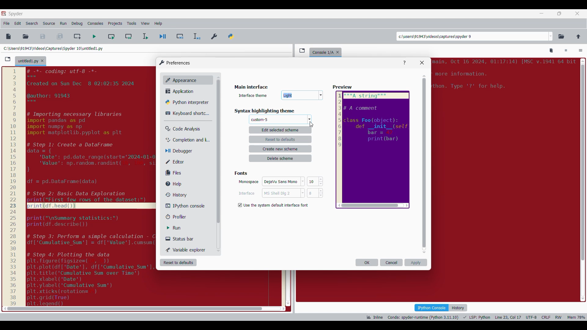  Describe the element at coordinates (115, 23) in the screenshot. I see `Projects menu` at that location.